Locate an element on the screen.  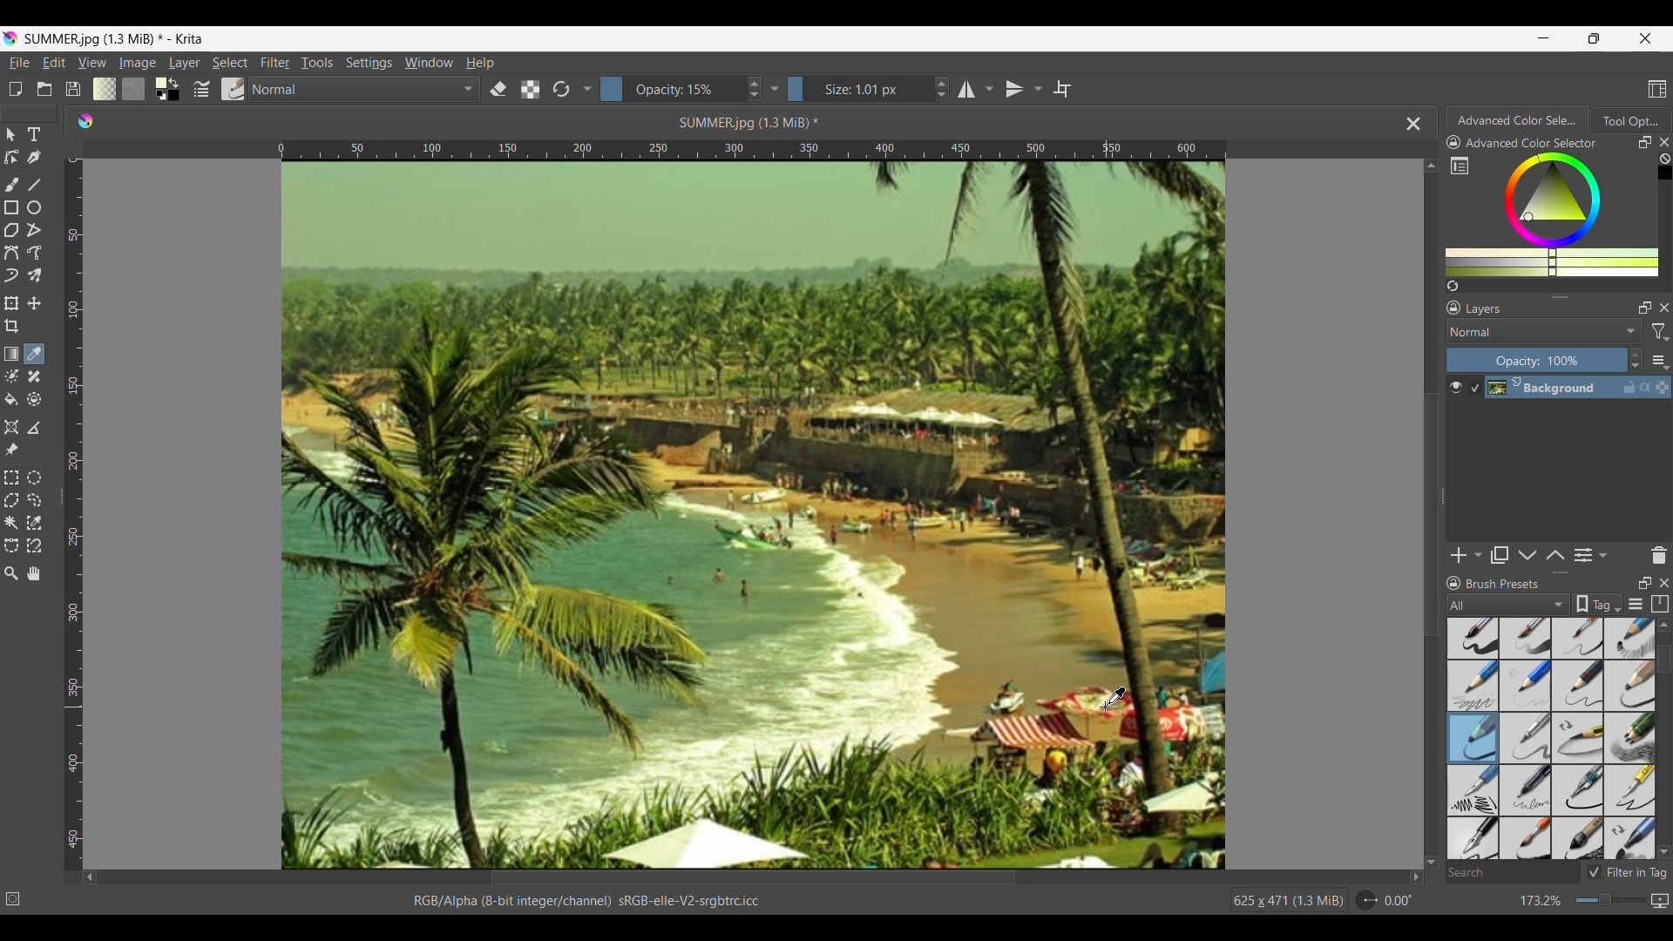
Draw a gradient is located at coordinates (11, 353).